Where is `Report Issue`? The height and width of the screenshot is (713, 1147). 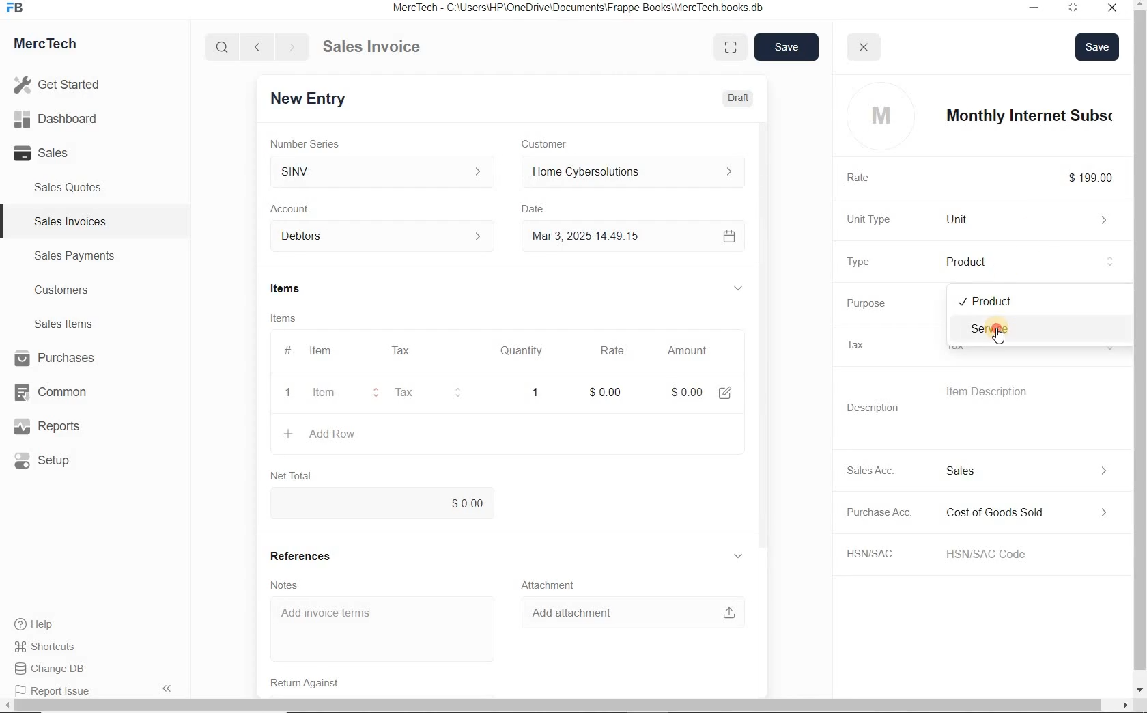
Report Issue is located at coordinates (55, 692).